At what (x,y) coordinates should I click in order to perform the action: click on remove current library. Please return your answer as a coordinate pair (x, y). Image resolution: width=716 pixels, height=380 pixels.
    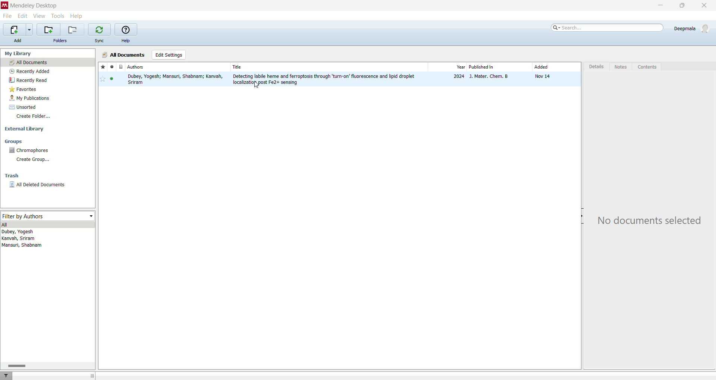
    Looking at the image, I should click on (73, 29).